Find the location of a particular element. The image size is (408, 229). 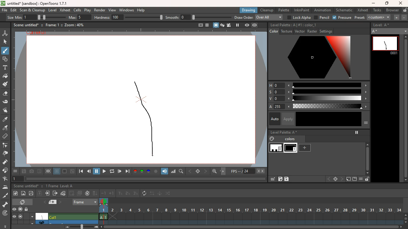

green is located at coordinates (142, 171).